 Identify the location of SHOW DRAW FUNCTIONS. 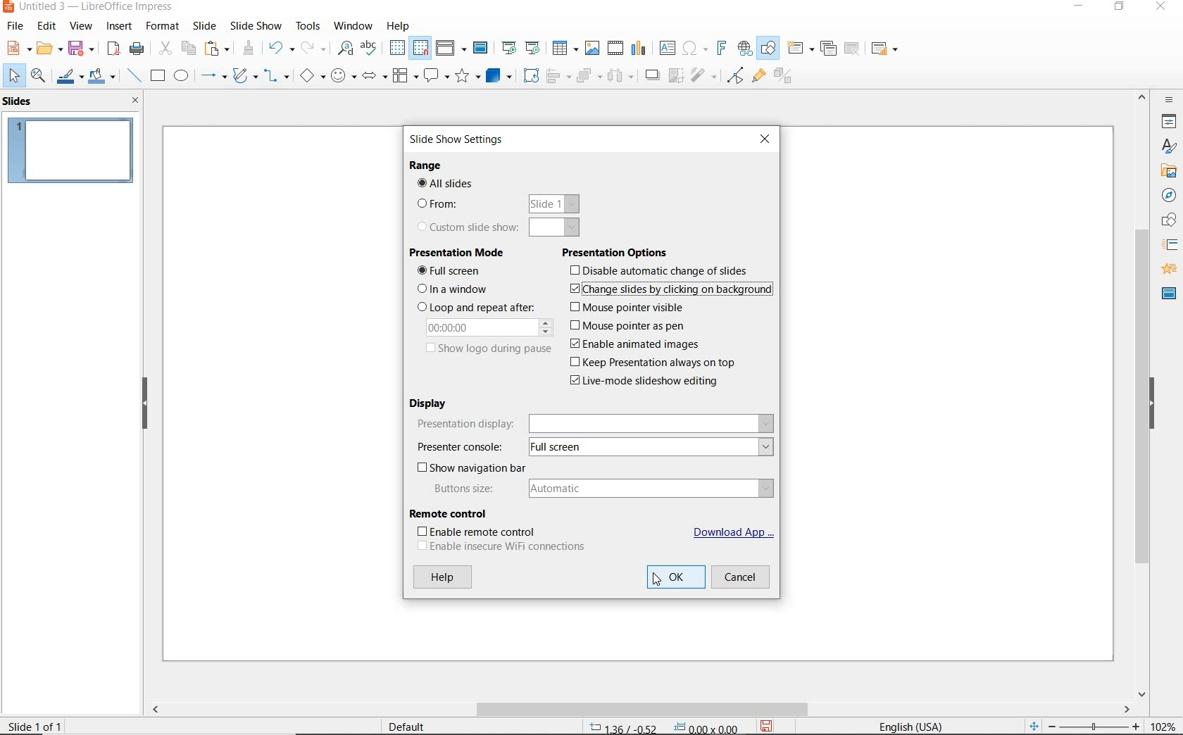
(769, 46).